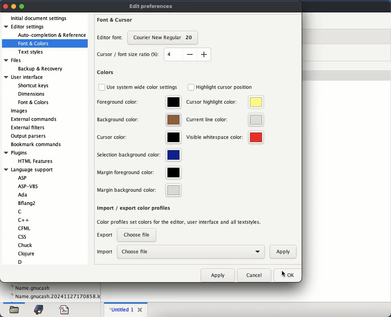  I want to click on Font & Colors, so click(33, 103).